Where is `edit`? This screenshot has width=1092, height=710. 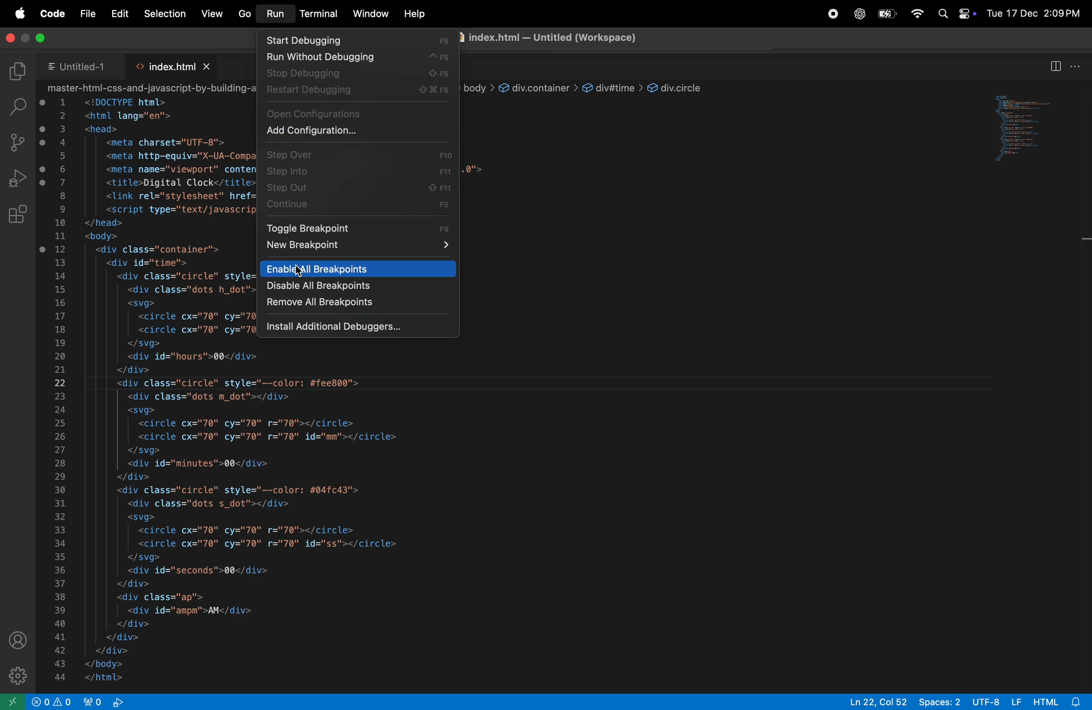
edit is located at coordinates (121, 15).